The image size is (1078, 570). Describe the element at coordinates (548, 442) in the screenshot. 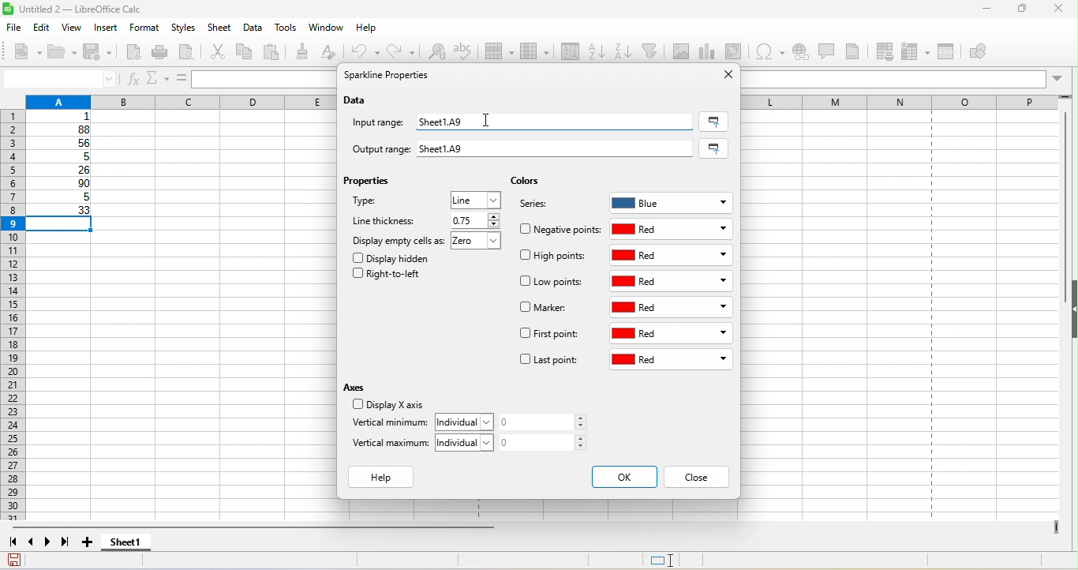

I see `0` at that location.